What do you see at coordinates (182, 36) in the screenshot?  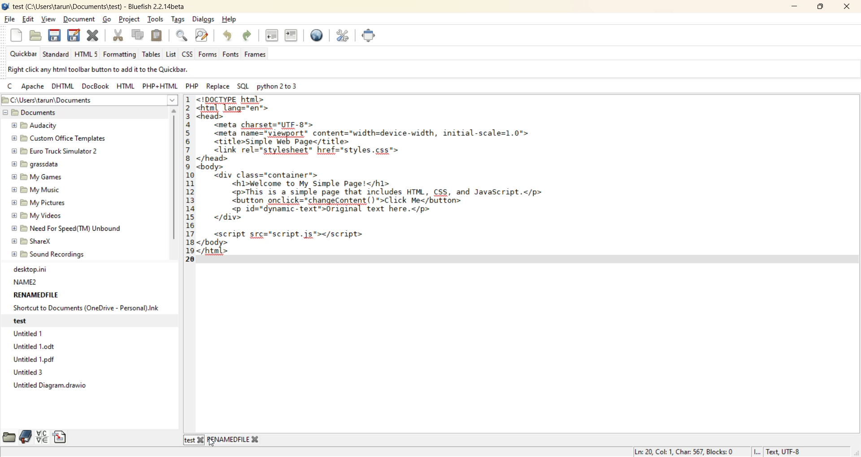 I see `find` at bounding box center [182, 36].